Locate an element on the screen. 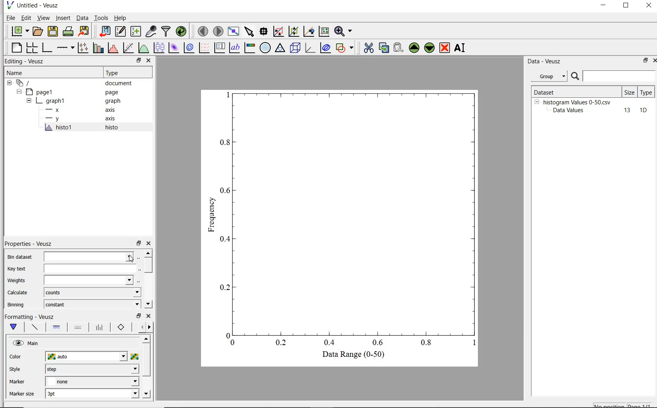 Image resolution: width=657 pixels, height=408 pixels. 10 is located at coordinates (643, 111).